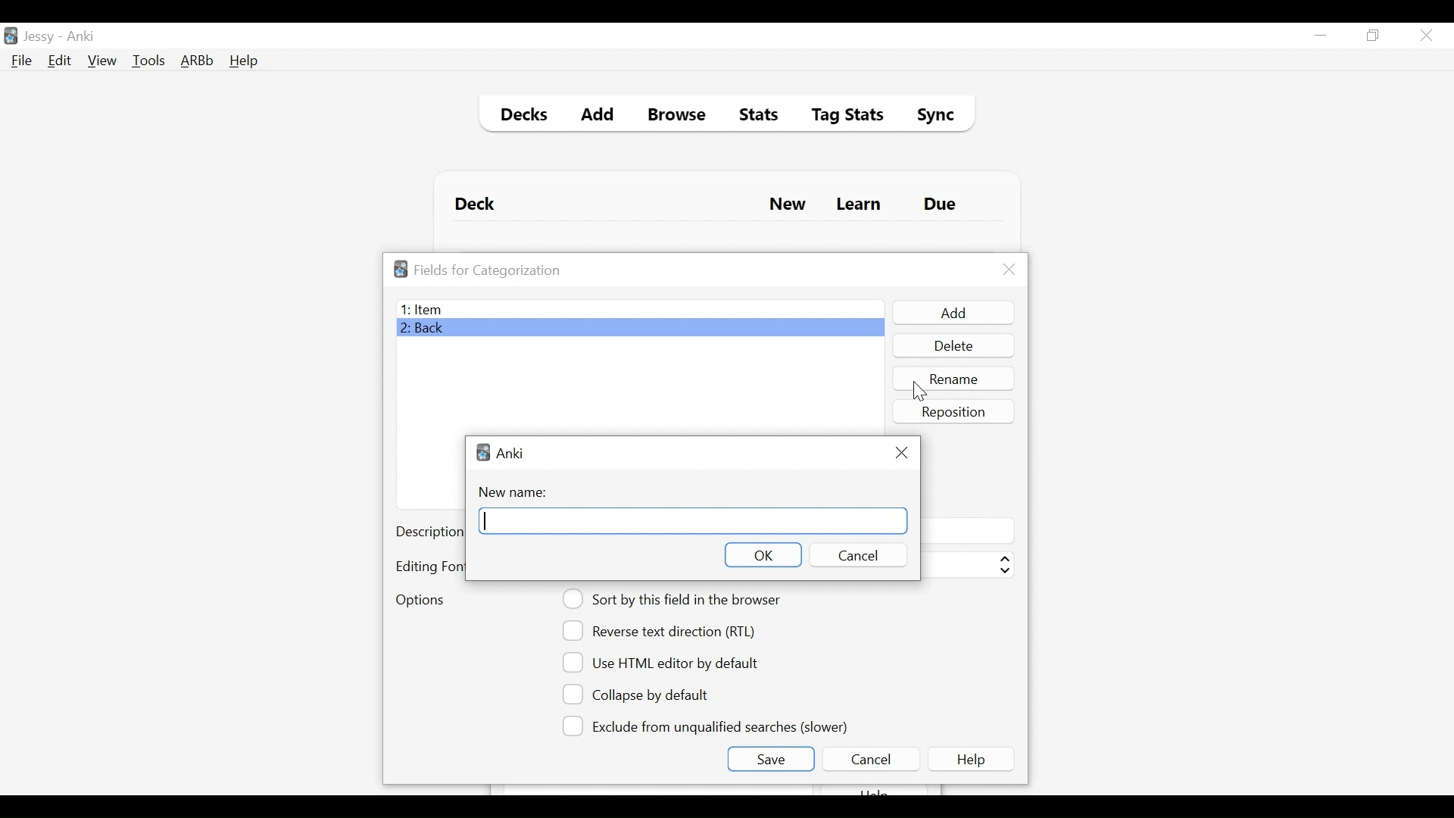 The image size is (1454, 818). Describe the element at coordinates (955, 378) in the screenshot. I see `Rename` at that location.